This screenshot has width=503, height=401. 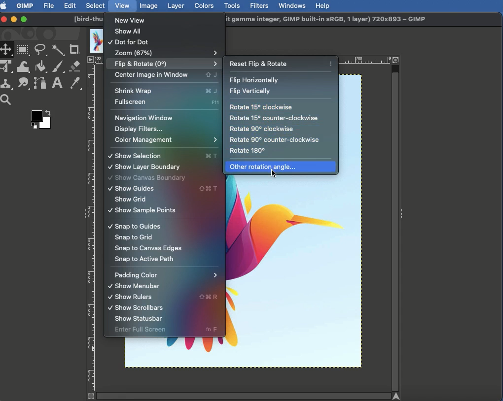 I want to click on Crop, so click(x=74, y=50).